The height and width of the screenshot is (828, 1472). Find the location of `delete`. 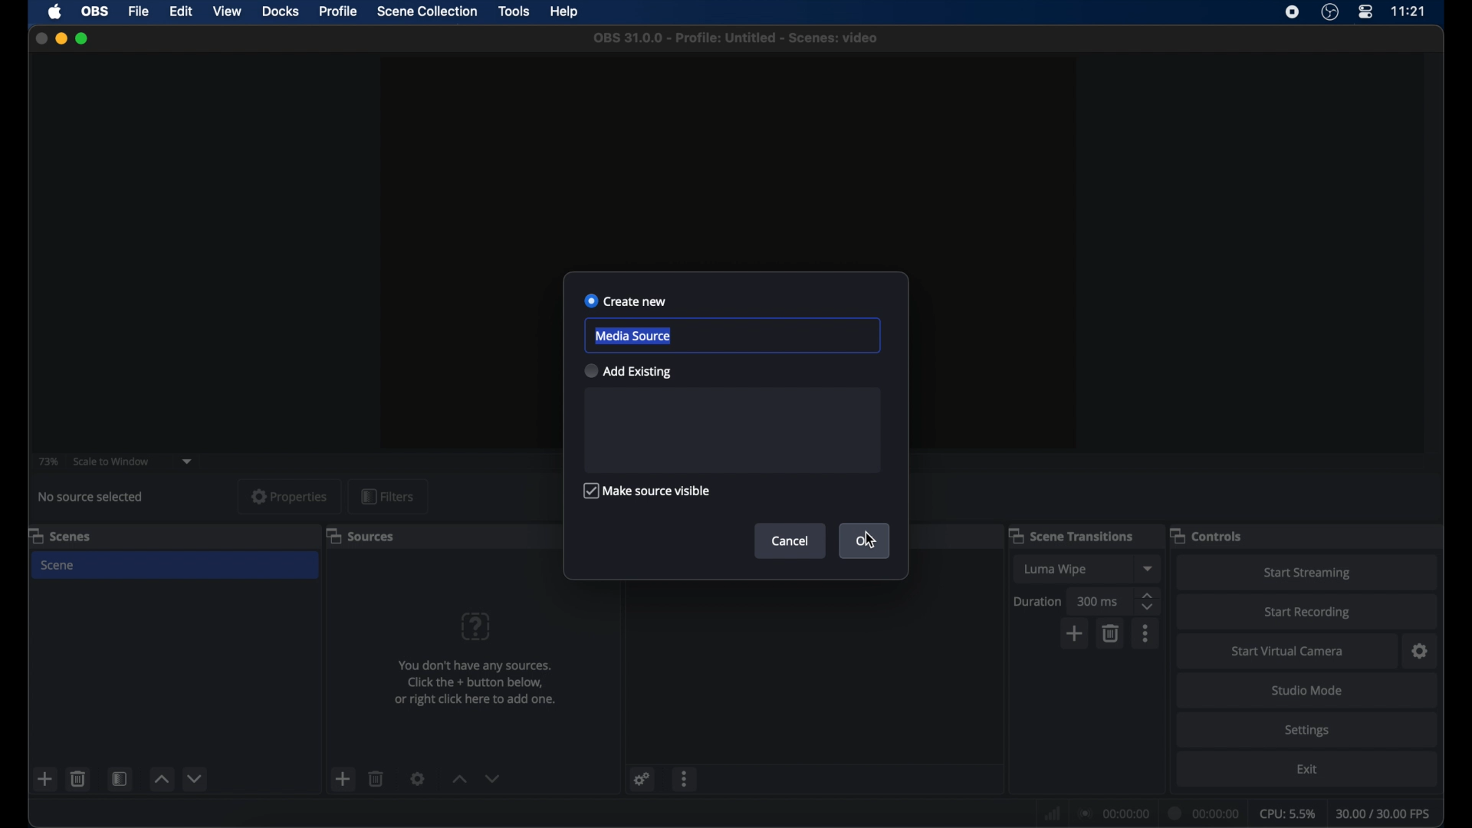

delete is located at coordinates (1112, 633).